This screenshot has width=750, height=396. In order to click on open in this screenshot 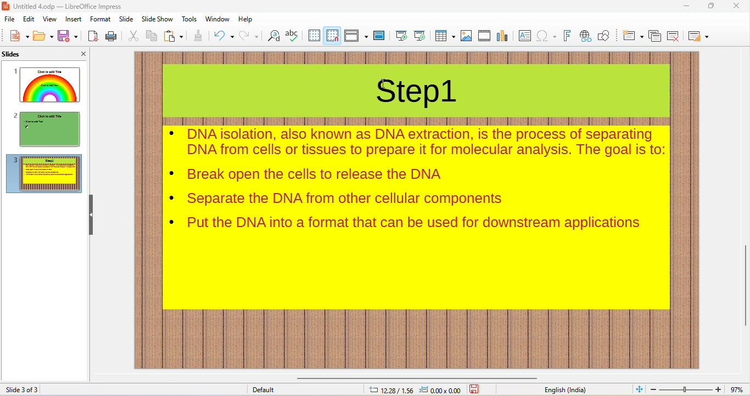, I will do `click(43, 36)`.